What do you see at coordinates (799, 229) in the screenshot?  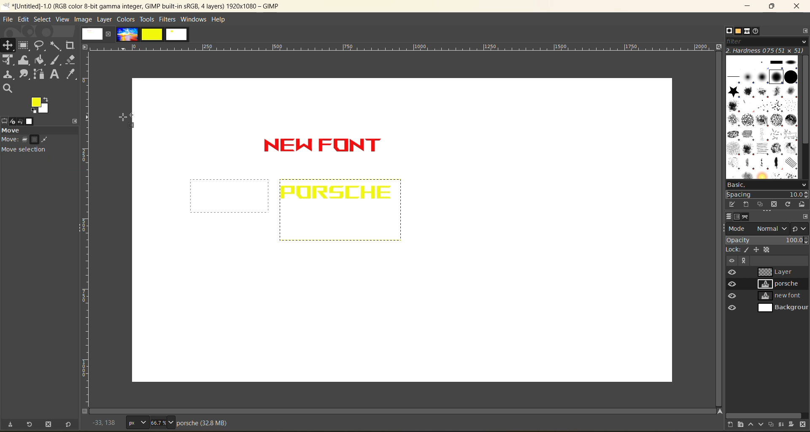 I see `switch to another group` at bounding box center [799, 229].